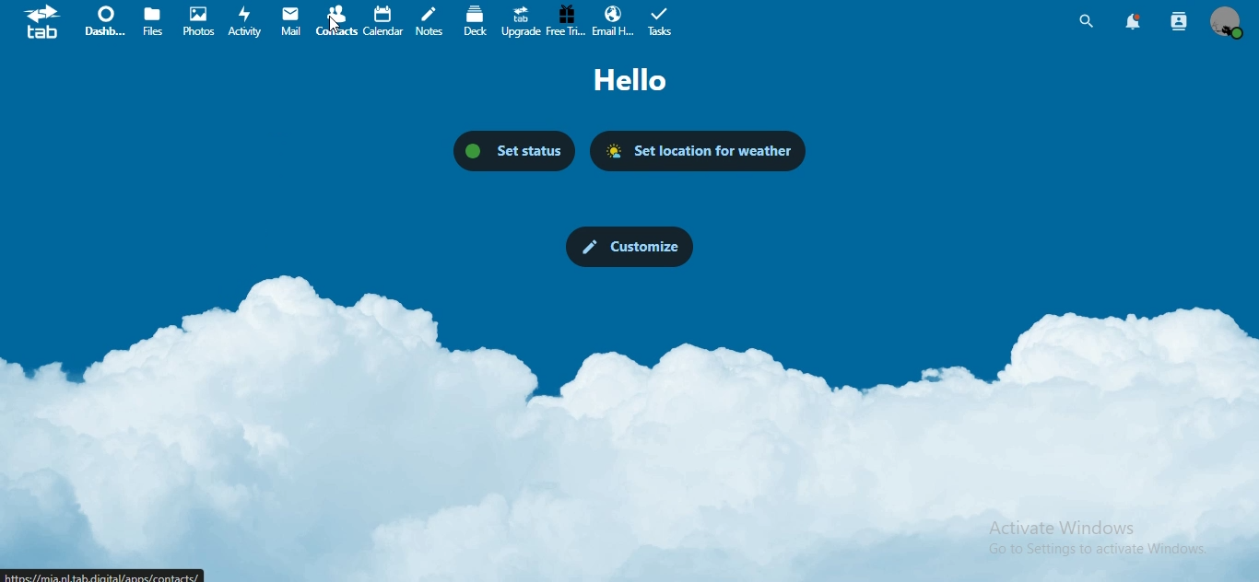 The height and width of the screenshot is (582, 1259). What do you see at coordinates (1180, 22) in the screenshot?
I see `search contact` at bounding box center [1180, 22].